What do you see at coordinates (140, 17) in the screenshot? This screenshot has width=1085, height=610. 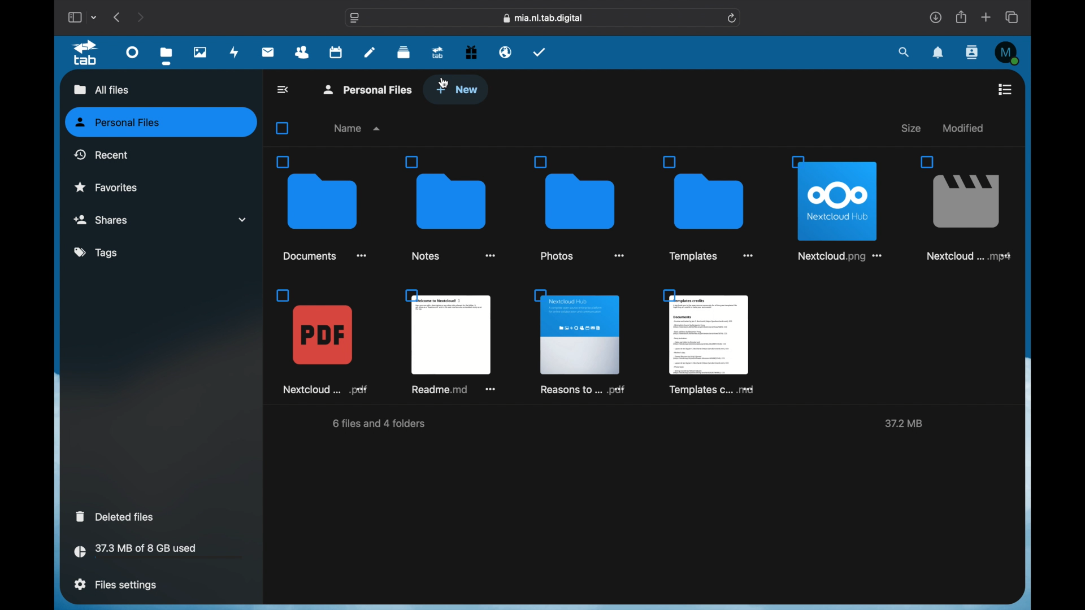 I see `next` at bounding box center [140, 17].